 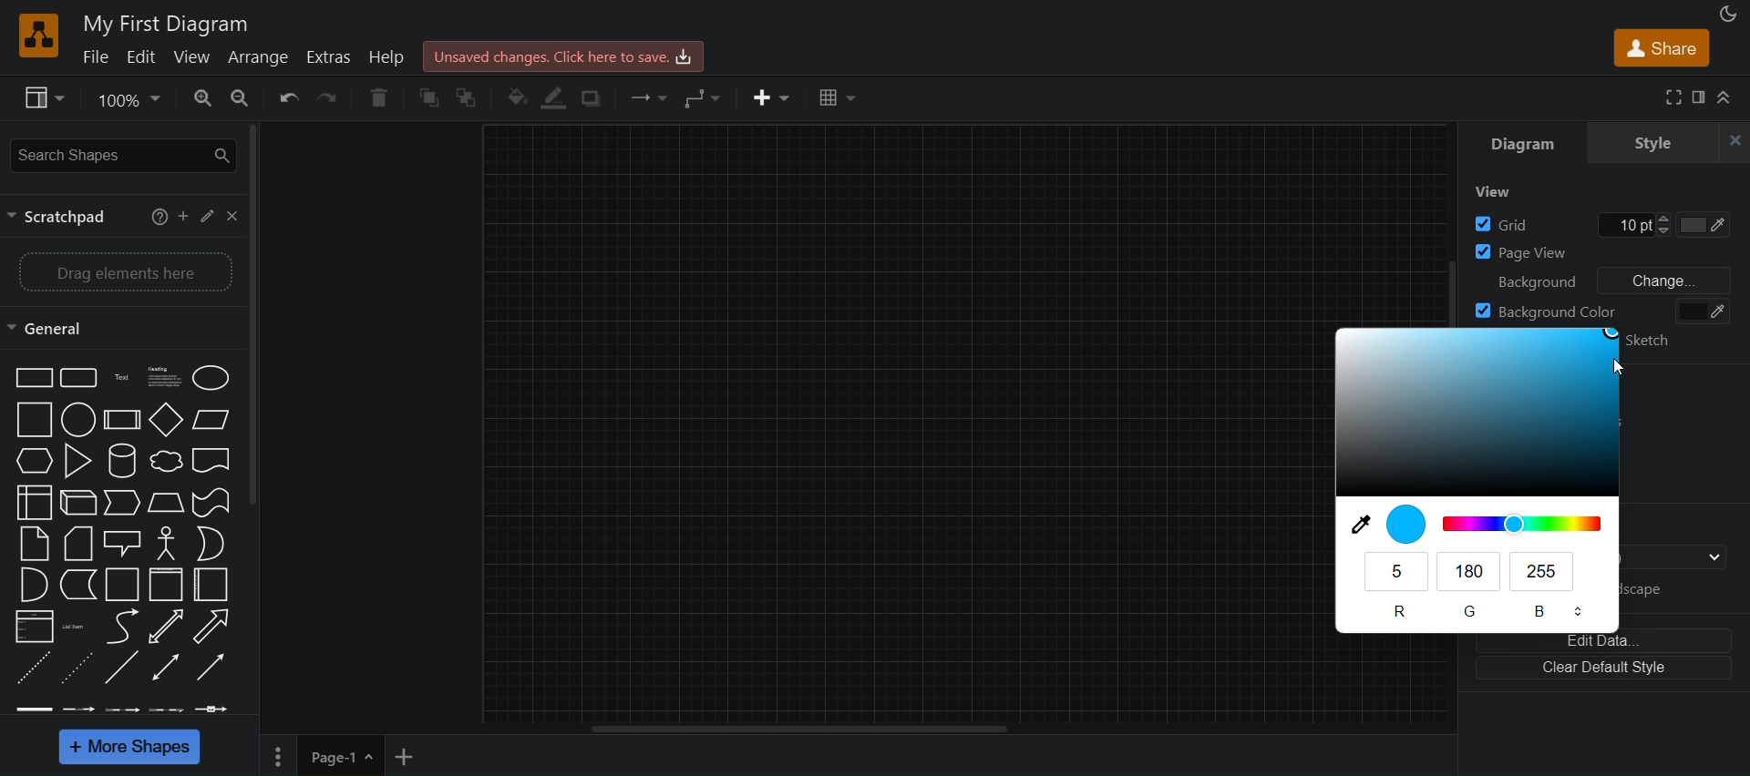 I want to click on more shapes, so click(x=135, y=748).